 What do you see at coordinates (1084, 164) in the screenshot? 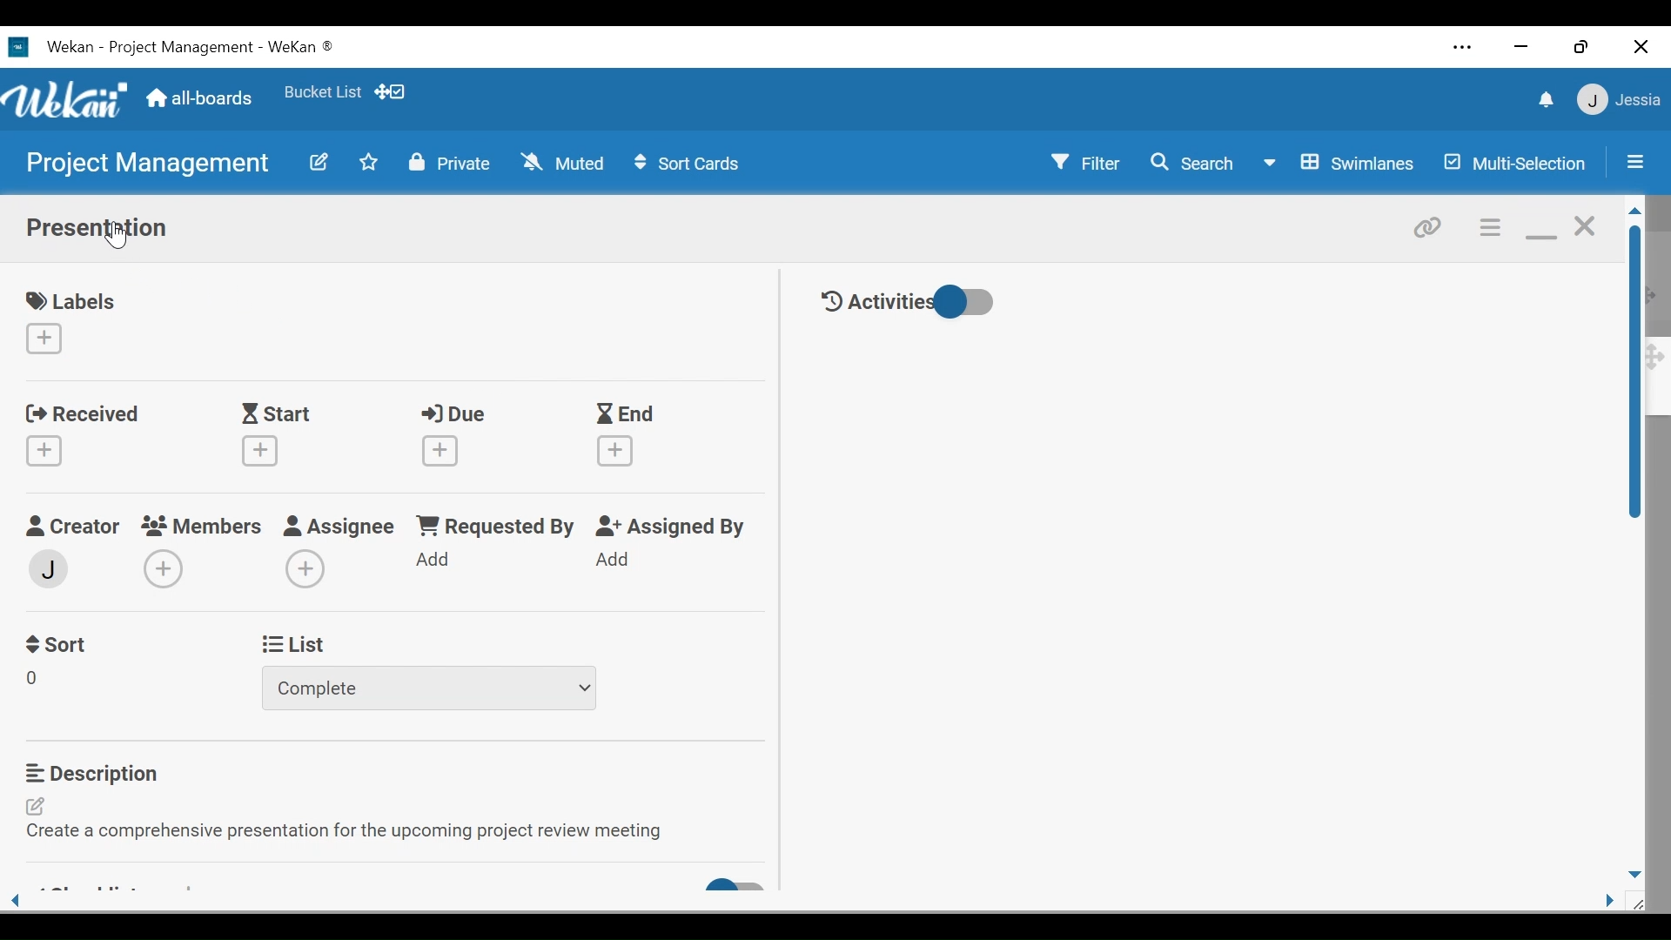
I see `Filter` at bounding box center [1084, 164].